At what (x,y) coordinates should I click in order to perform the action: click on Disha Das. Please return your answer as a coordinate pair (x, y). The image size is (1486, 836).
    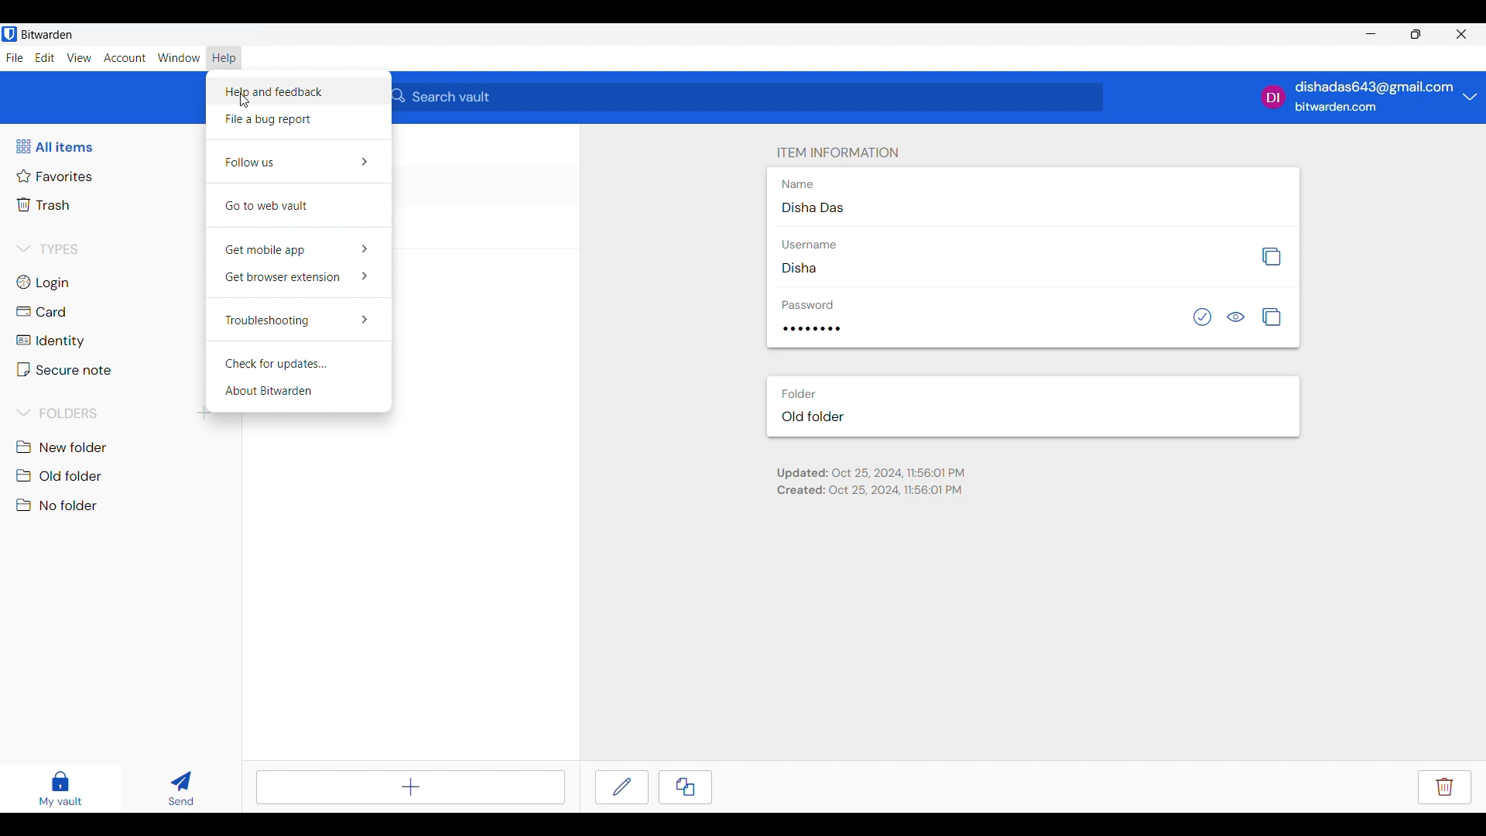
    Looking at the image, I should click on (813, 207).